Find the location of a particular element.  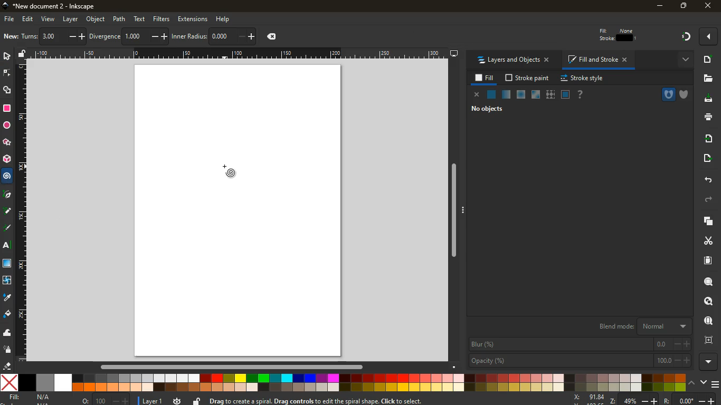

circle is located at coordinates (8, 127).